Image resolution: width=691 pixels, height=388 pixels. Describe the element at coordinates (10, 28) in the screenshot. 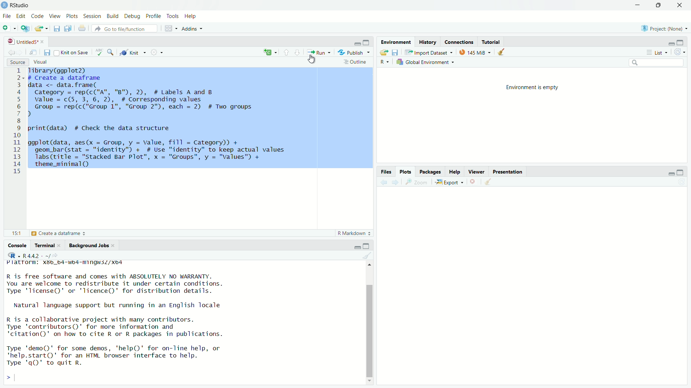

I see `New File` at that location.